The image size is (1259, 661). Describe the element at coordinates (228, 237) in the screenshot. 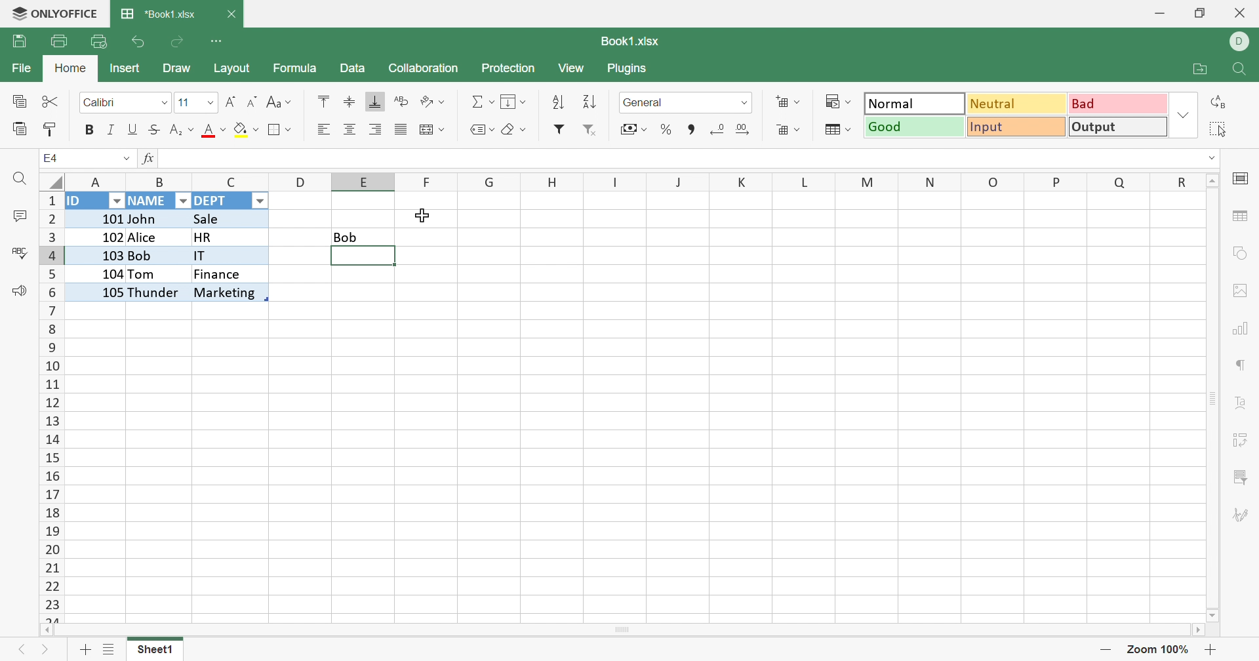

I see `HR` at that location.